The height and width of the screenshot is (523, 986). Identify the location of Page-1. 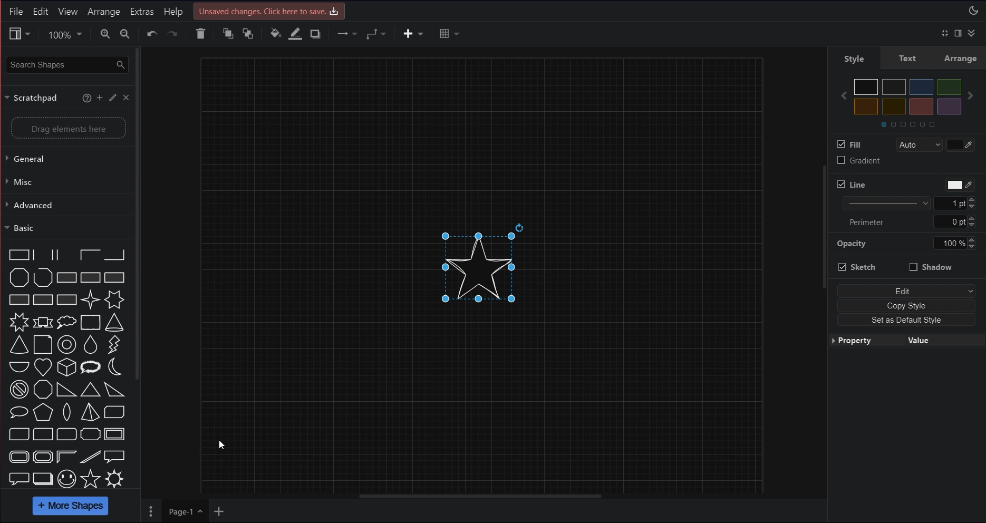
(186, 512).